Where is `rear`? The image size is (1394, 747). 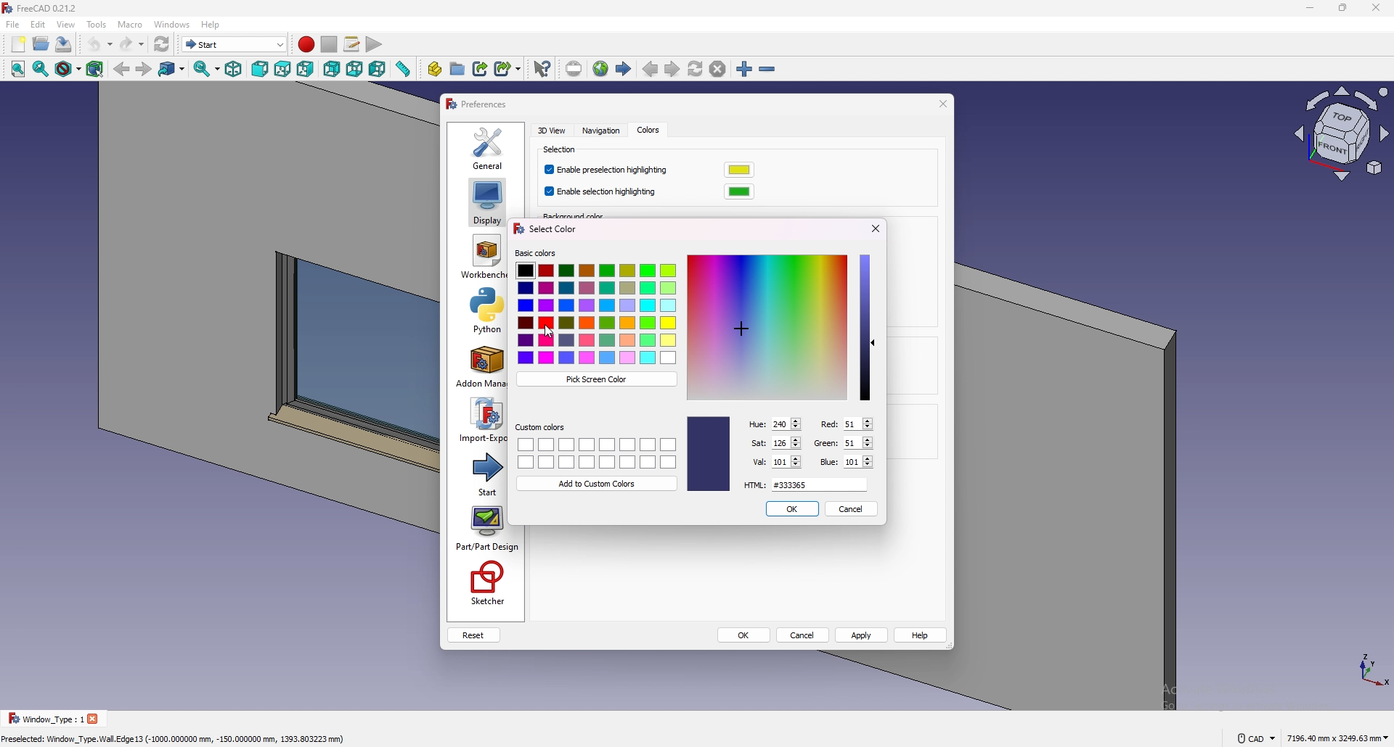 rear is located at coordinates (332, 70).